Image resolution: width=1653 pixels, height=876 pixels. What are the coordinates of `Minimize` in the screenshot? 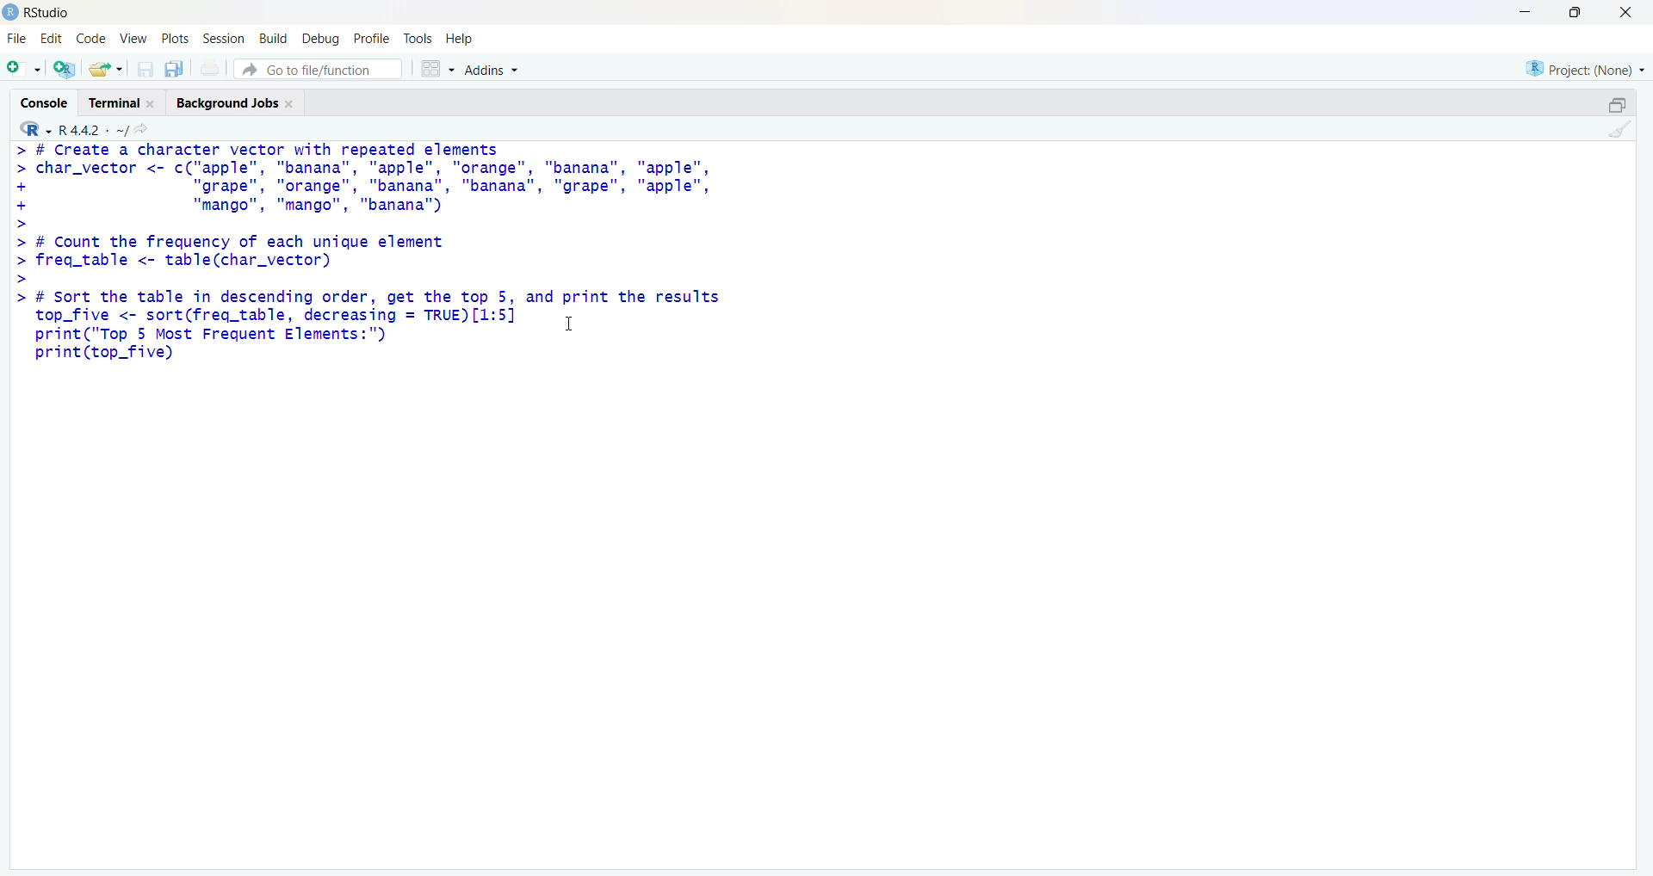 It's located at (1519, 15).